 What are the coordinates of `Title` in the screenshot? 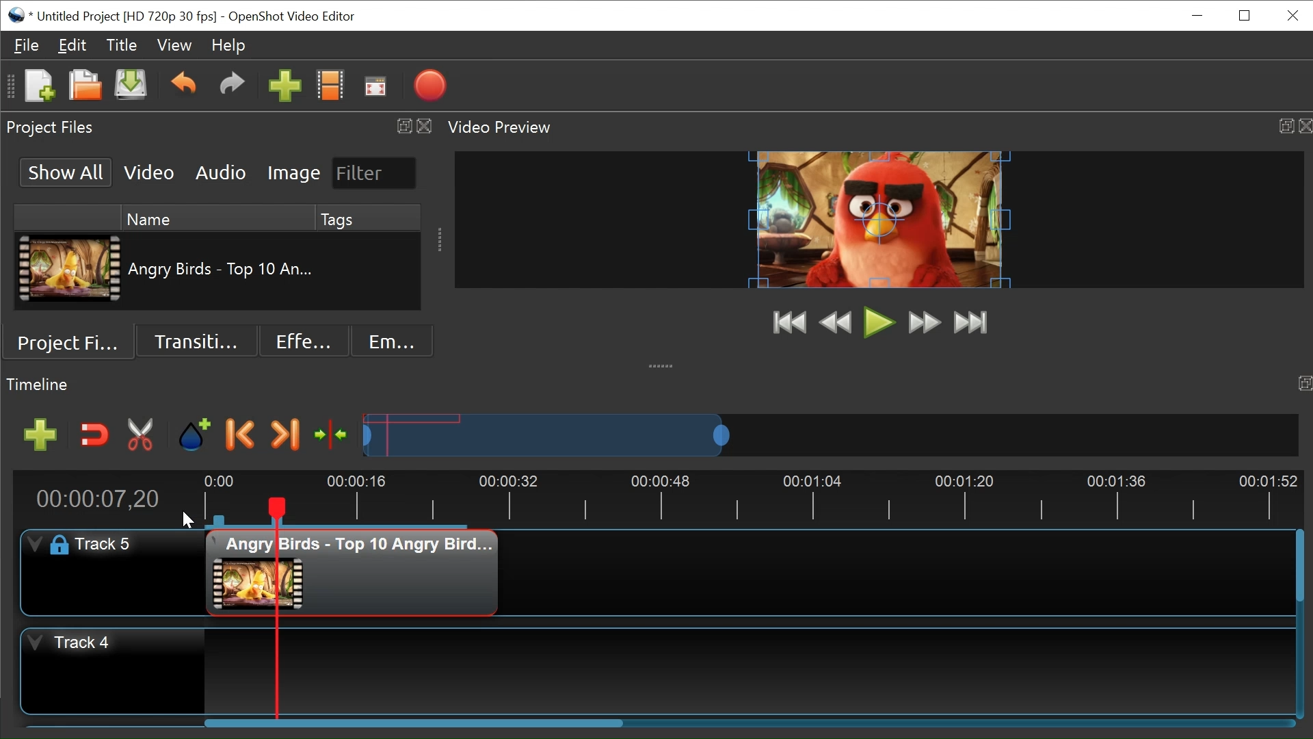 It's located at (120, 45).